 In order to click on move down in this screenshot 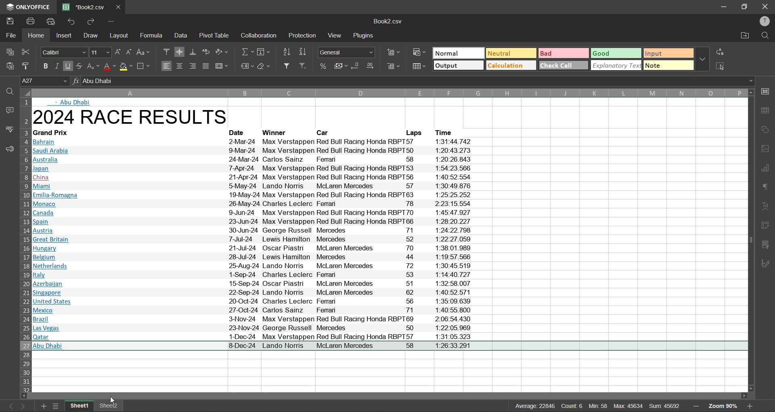, I will do `click(749, 389)`.